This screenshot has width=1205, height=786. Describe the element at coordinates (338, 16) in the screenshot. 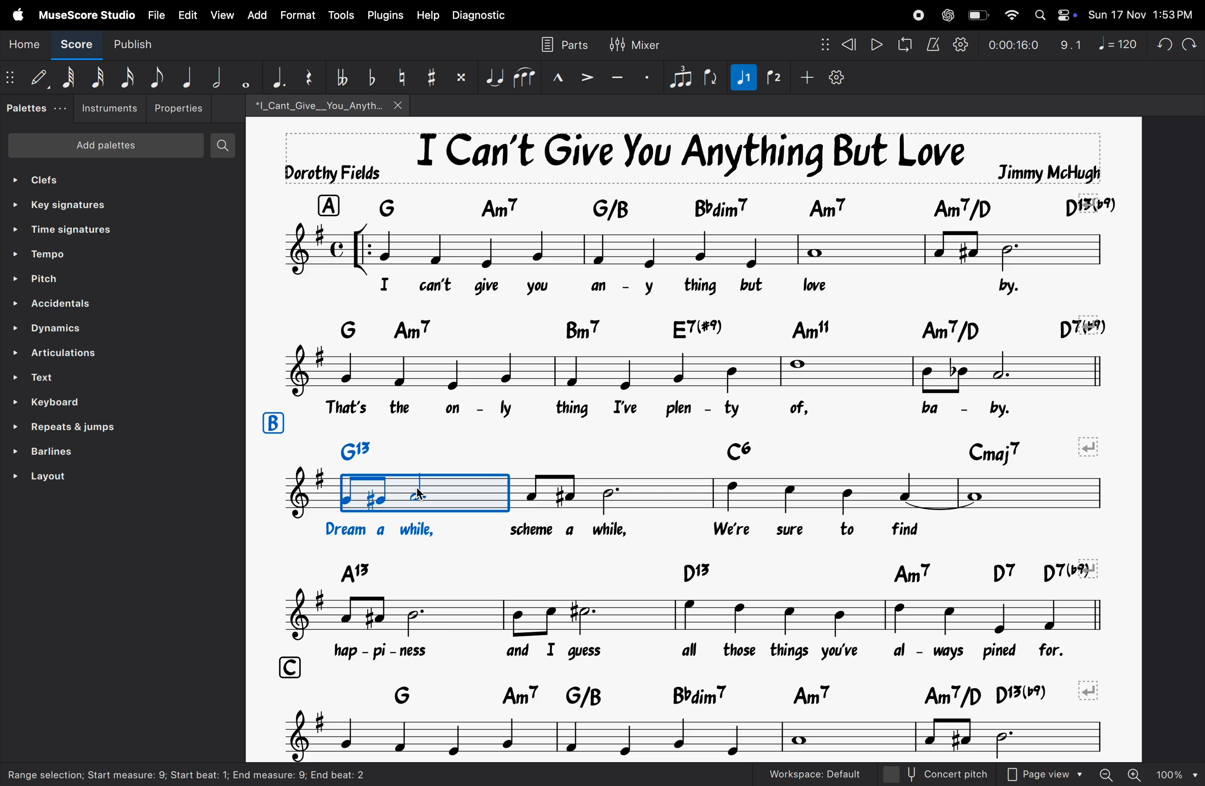

I see `tools` at that location.